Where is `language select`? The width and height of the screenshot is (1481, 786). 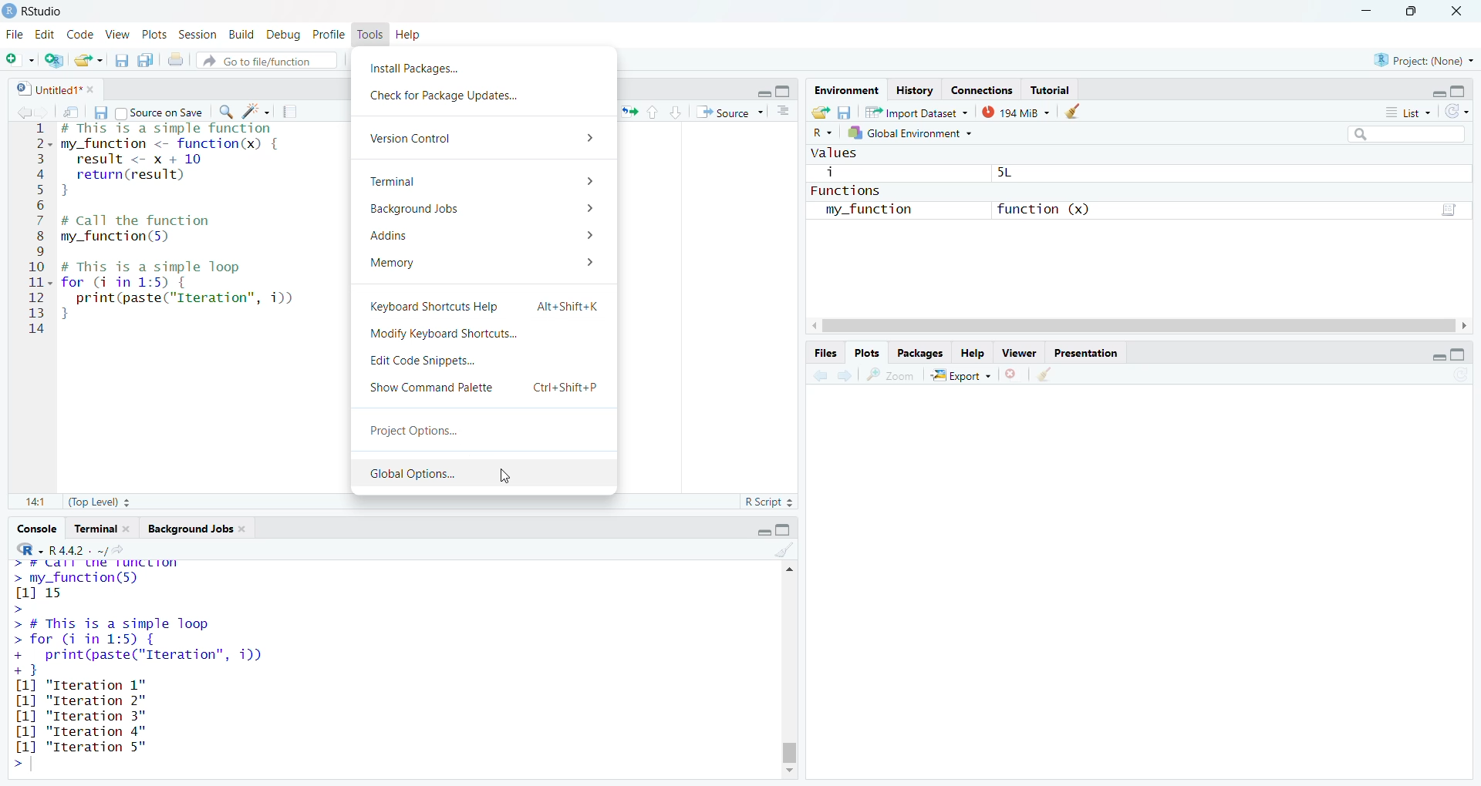 language select is located at coordinates (822, 134).